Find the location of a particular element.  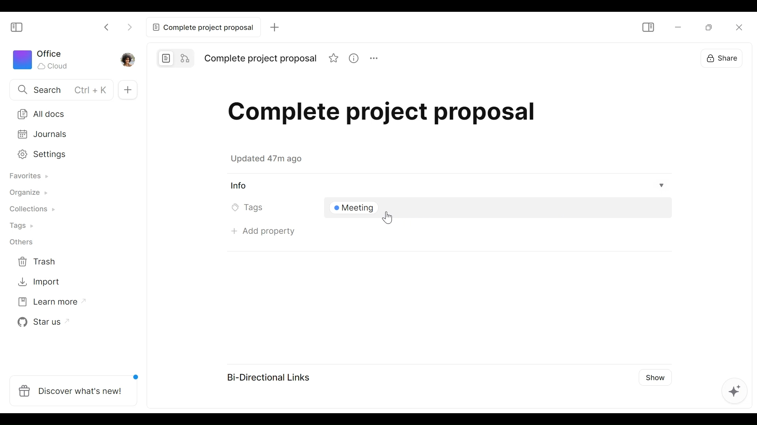

Import is located at coordinates (41, 283).